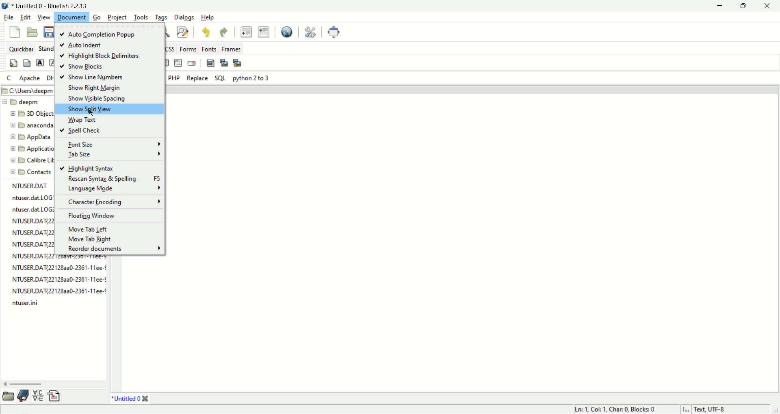 This screenshot has width=780, height=414. What do you see at coordinates (184, 17) in the screenshot?
I see `dialogs` at bounding box center [184, 17].